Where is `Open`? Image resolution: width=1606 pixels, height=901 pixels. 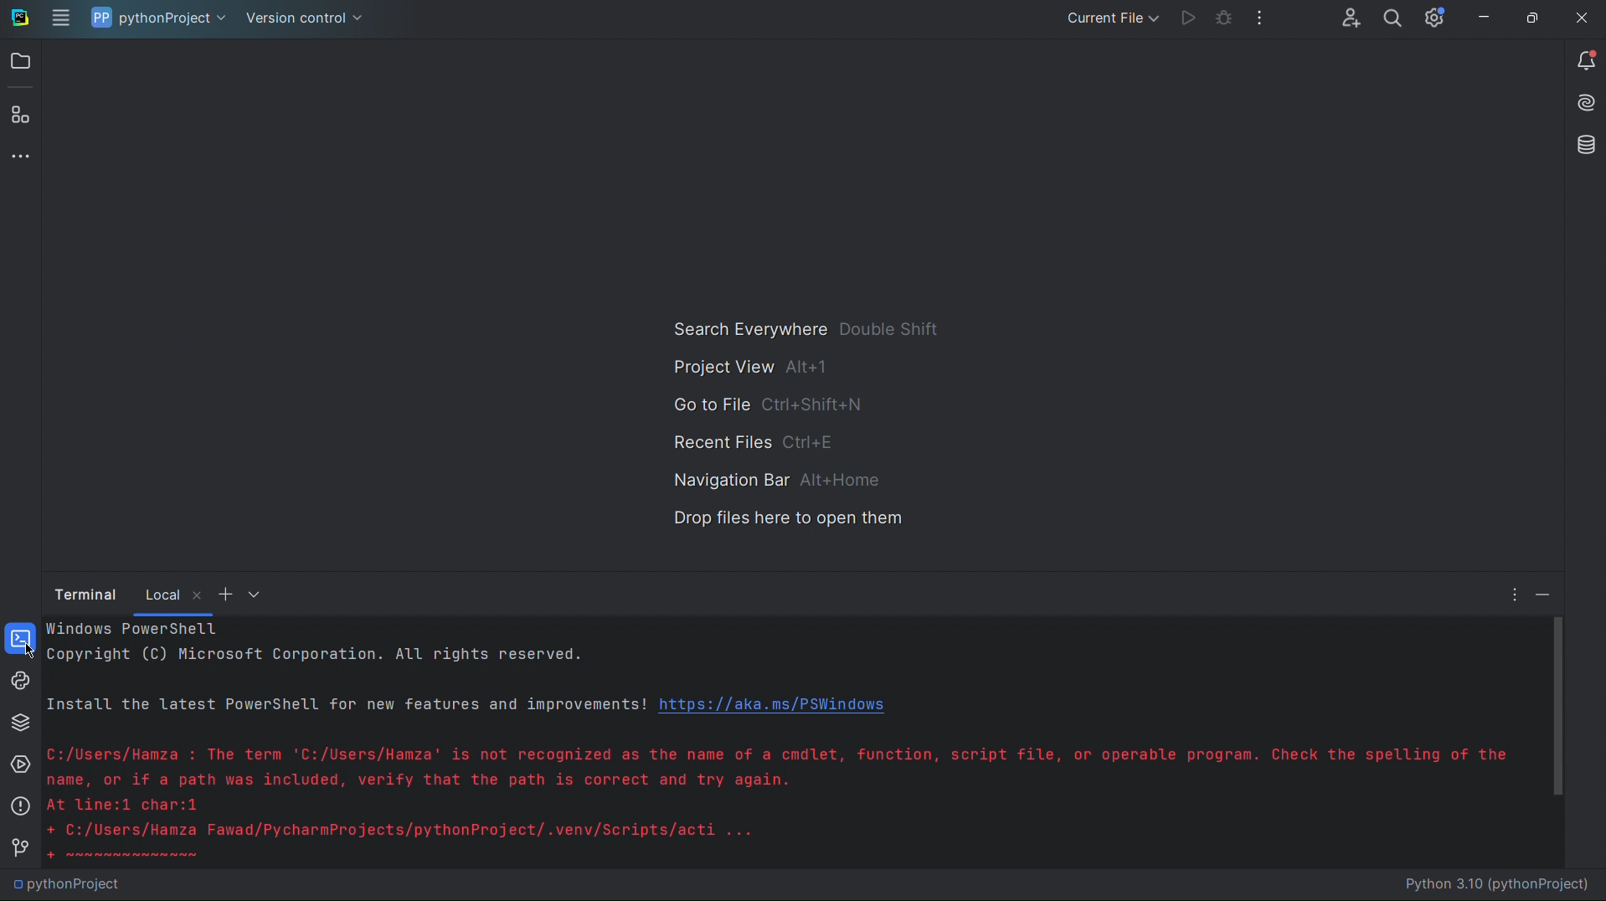
Open is located at coordinates (19, 60).